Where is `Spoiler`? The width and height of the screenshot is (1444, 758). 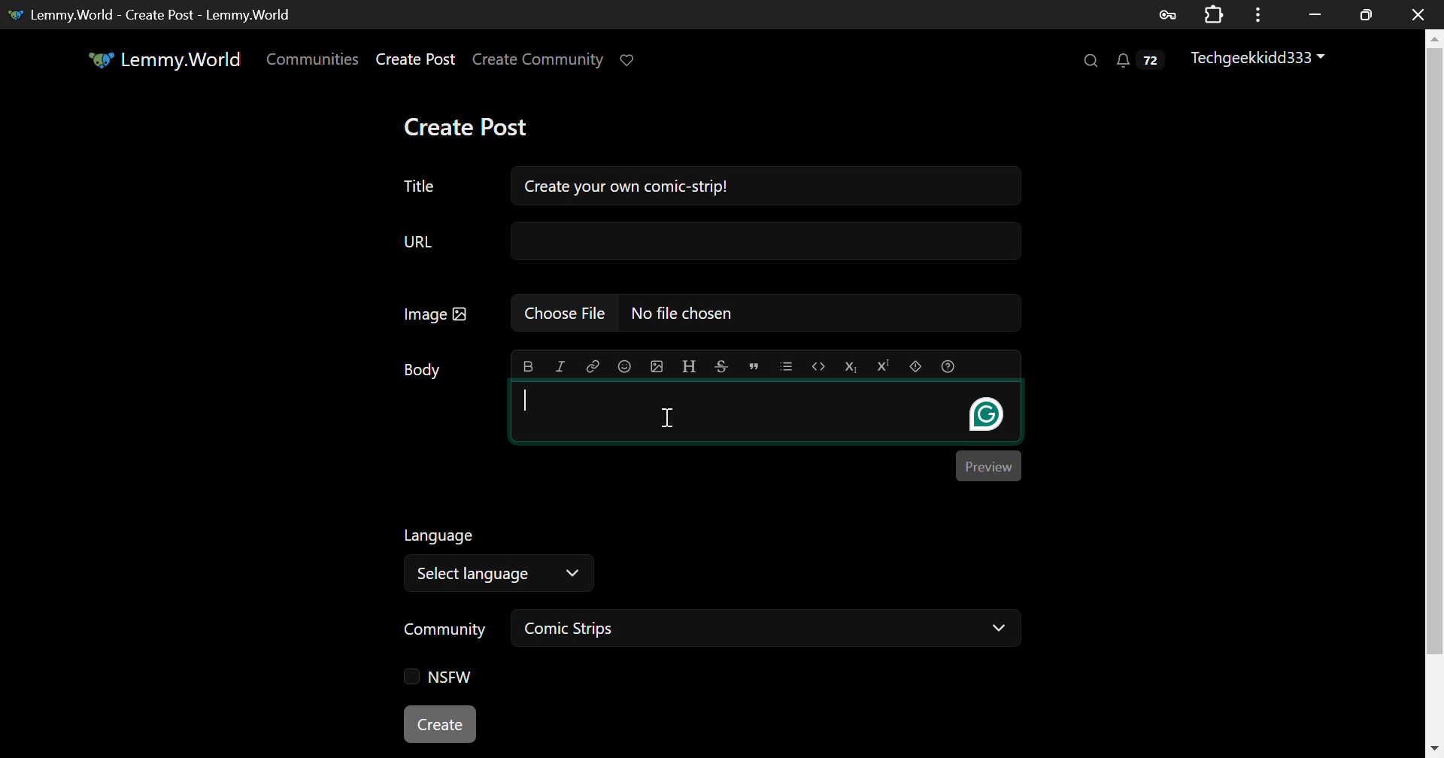 Spoiler is located at coordinates (915, 366).